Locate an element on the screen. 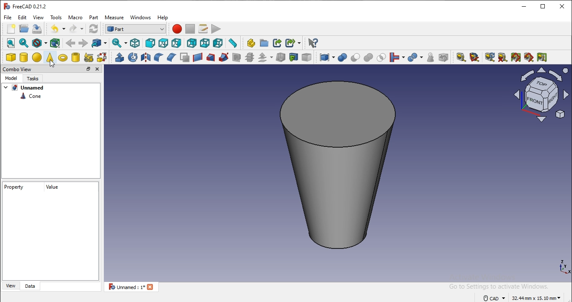 The height and width of the screenshot is (302, 572). create tube is located at coordinates (75, 57).